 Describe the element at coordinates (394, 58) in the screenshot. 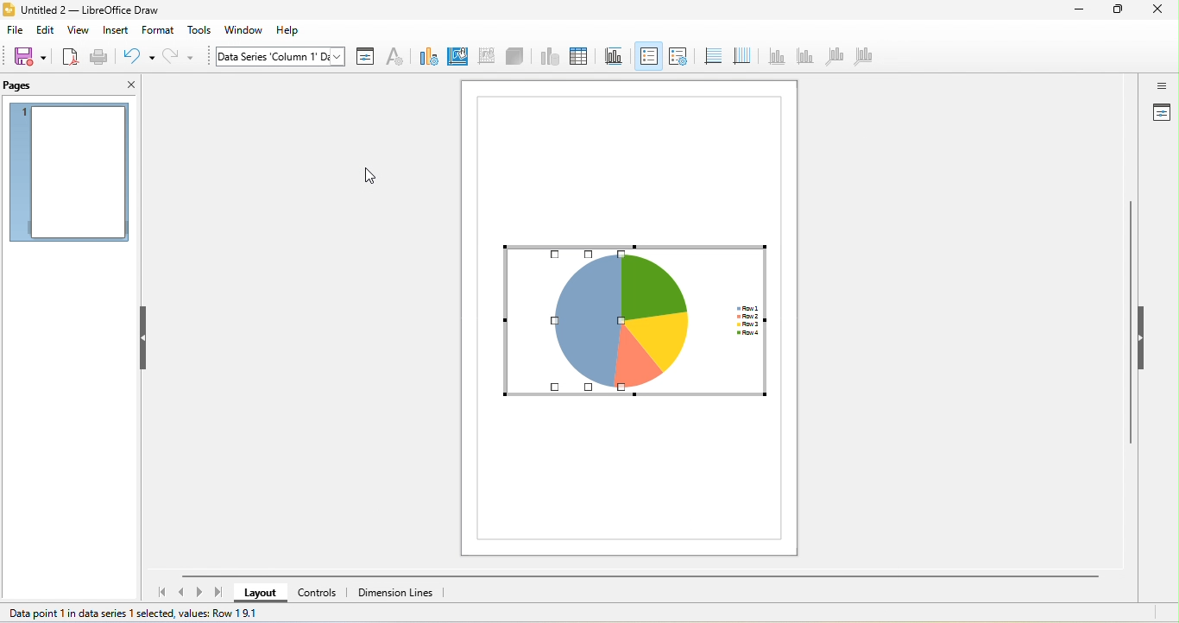

I see `character` at that location.